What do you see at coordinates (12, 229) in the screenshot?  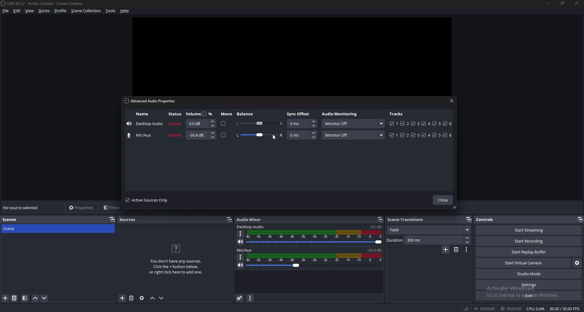 I see `scene` at bounding box center [12, 229].